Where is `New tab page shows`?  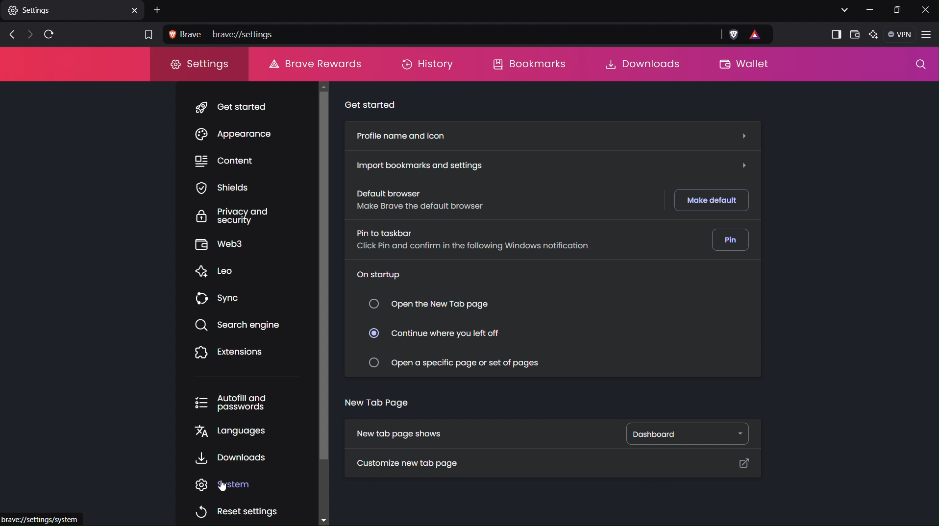 New tab page shows is located at coordinates (398, 433).